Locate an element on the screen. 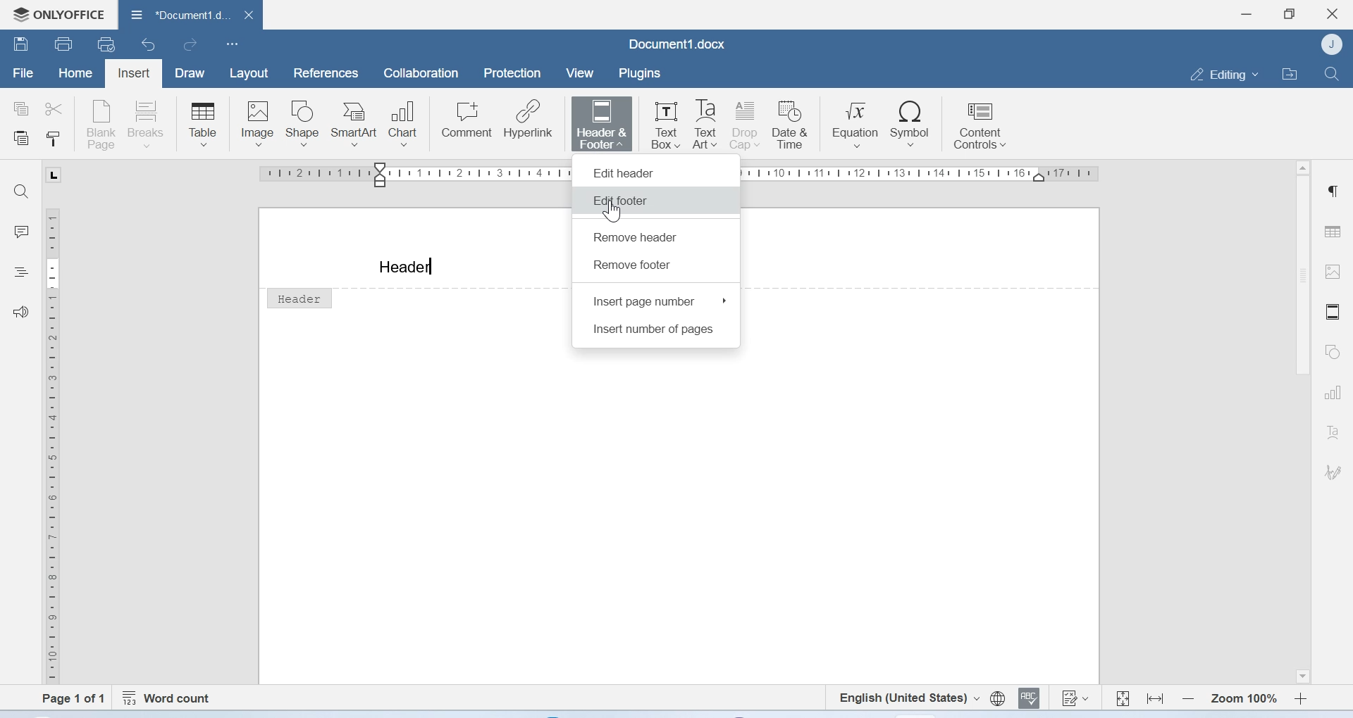 This screenshot has width=1353, height=718. Comment is located at coordinates (467, 121).